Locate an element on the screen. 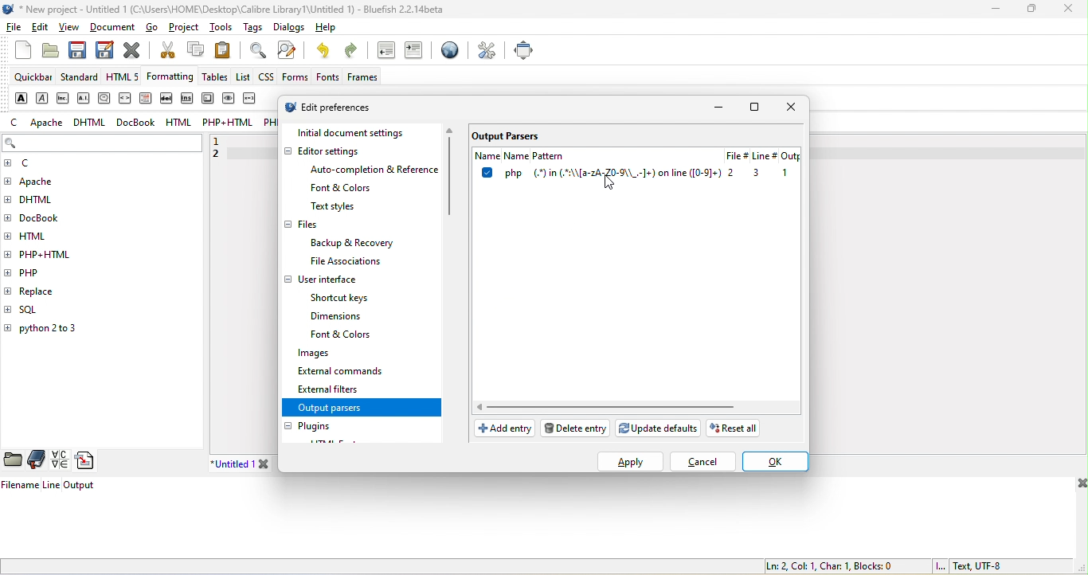  project is located at coordinates (186, 29).